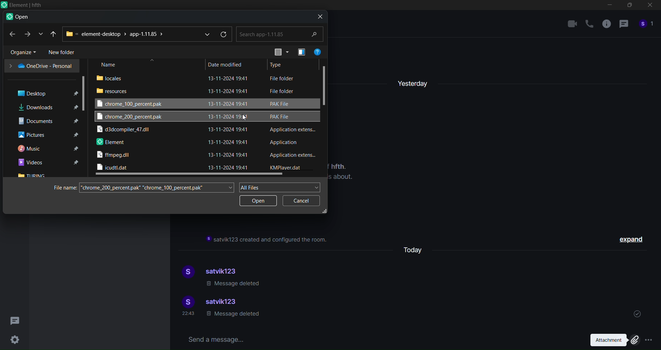 The width and height of the screenshot is (661, 350). Describe the element at coordinates (223, 302) in the screenshot. I see `satvik123` at that location.